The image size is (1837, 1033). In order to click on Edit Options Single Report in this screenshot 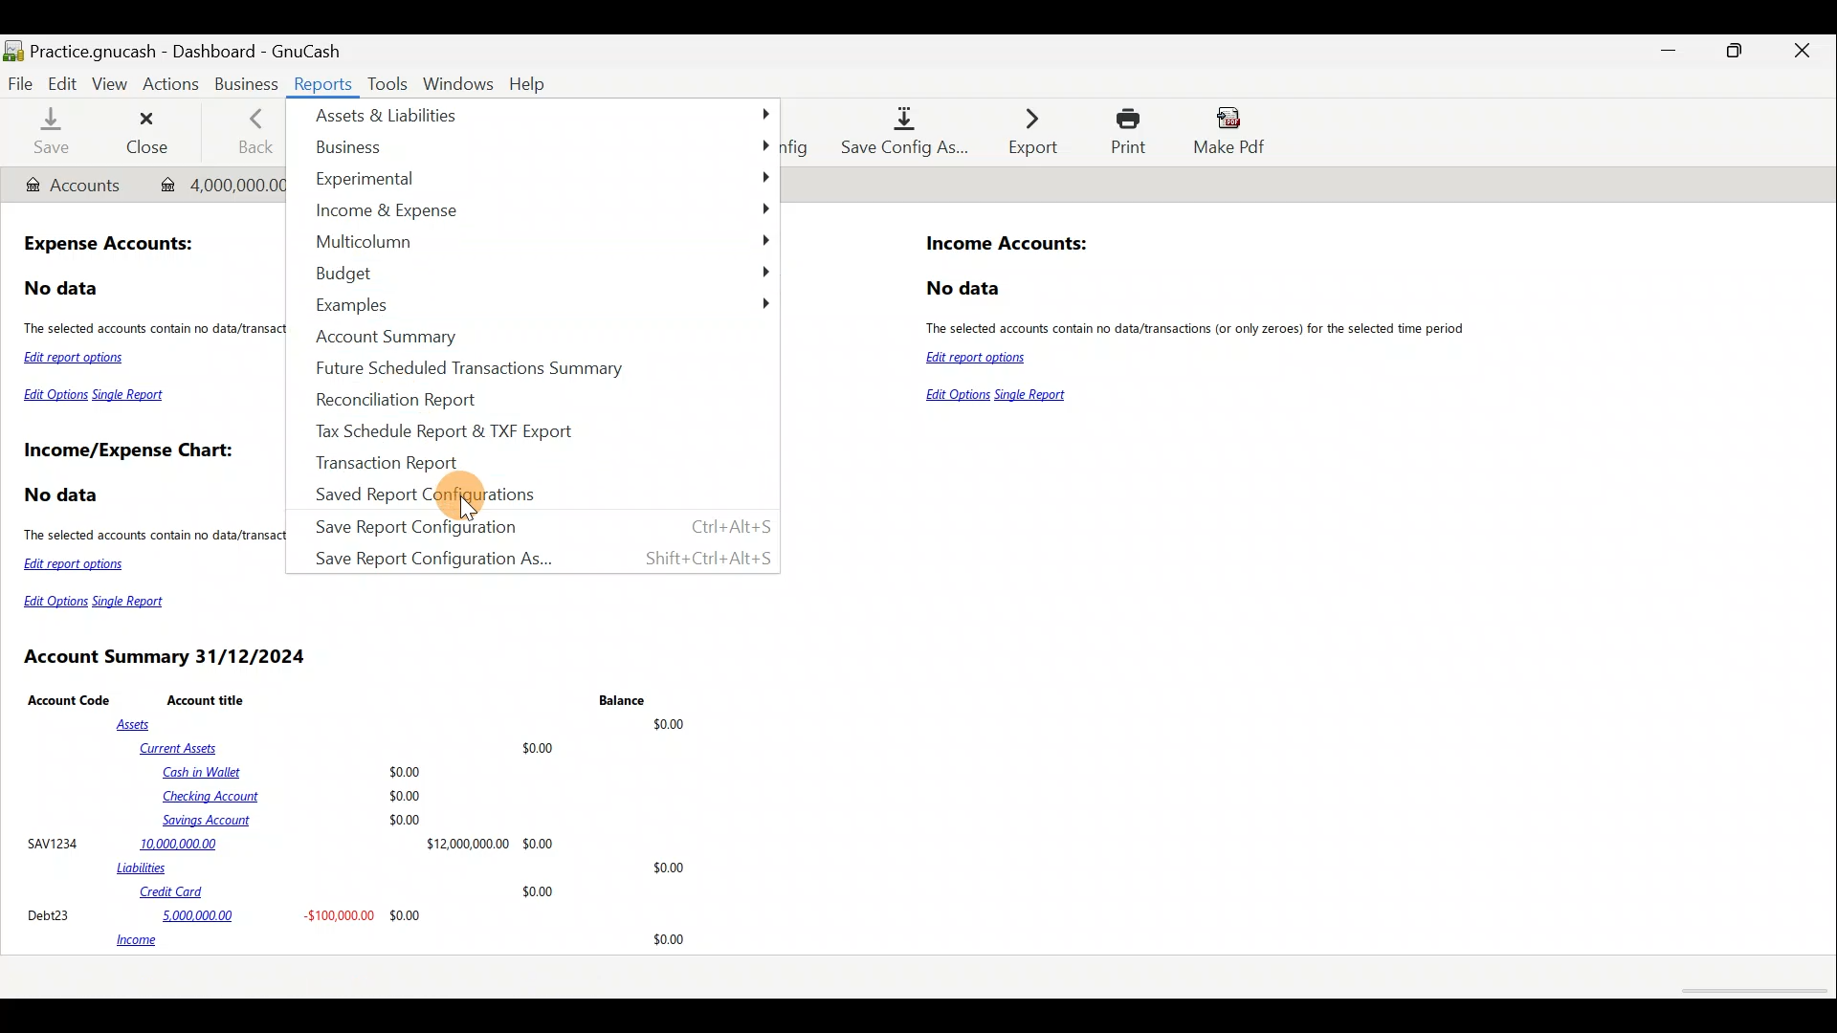, I will do `click(96, 399)`.